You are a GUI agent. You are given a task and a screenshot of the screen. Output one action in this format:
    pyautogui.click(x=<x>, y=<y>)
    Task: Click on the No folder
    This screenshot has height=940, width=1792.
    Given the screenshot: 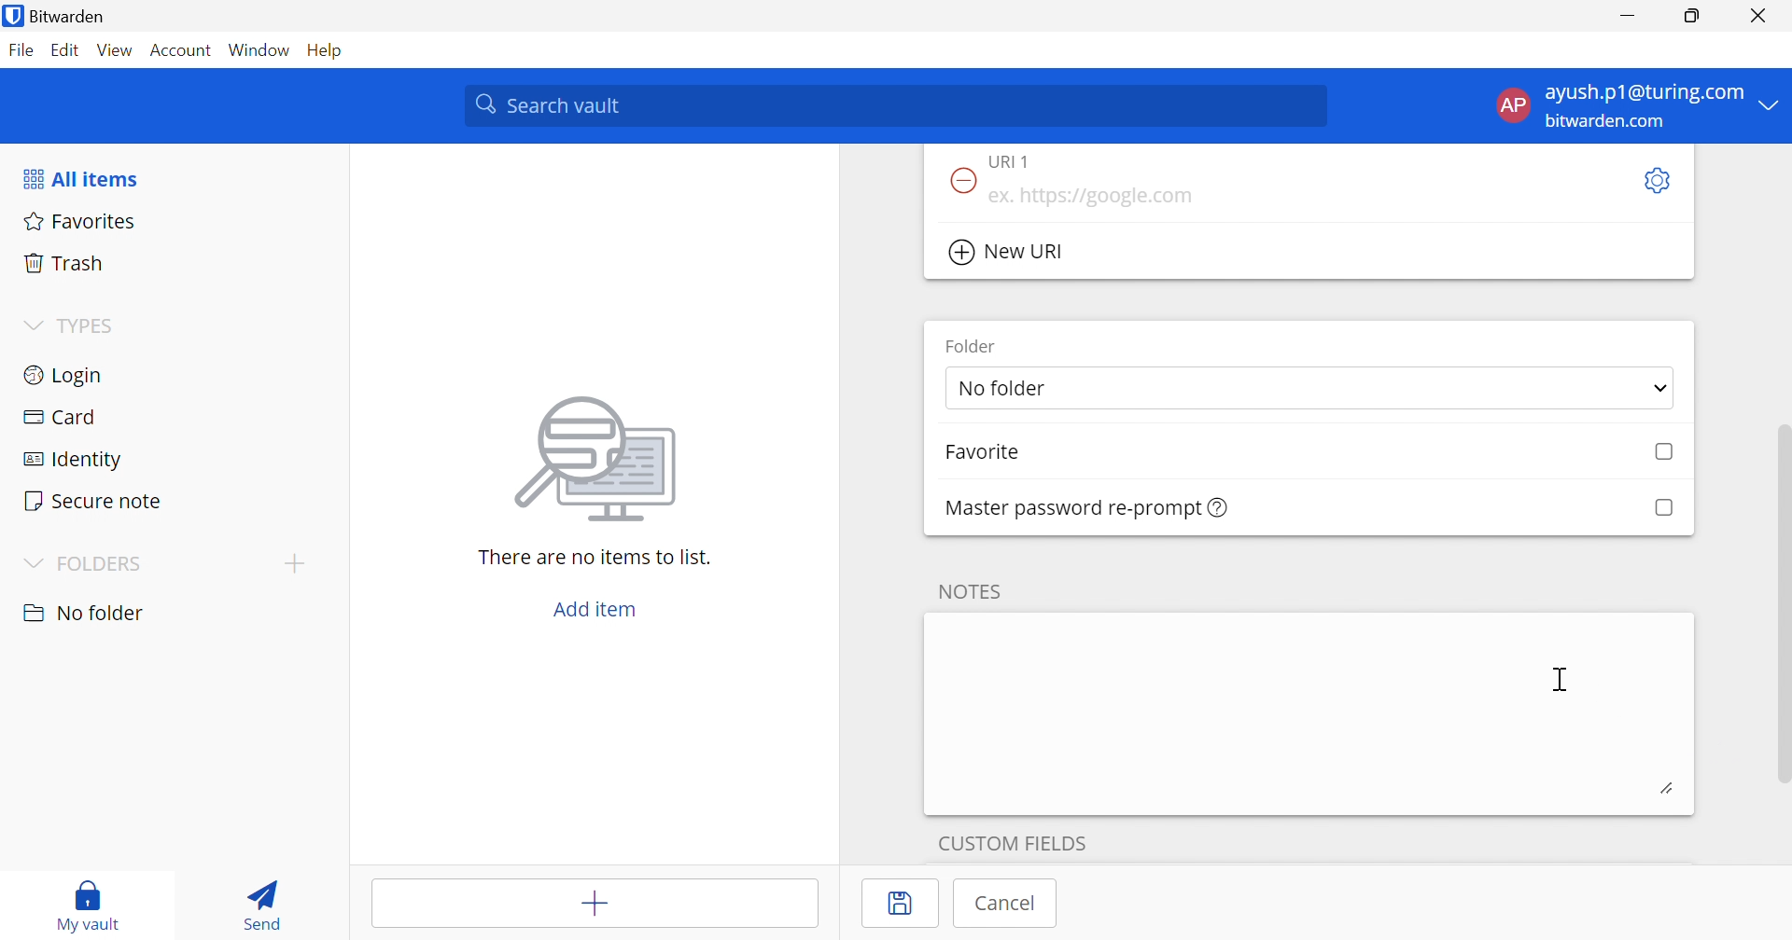 What is the action you would take?
    pyautogui.click(x=1005, y=390)
    